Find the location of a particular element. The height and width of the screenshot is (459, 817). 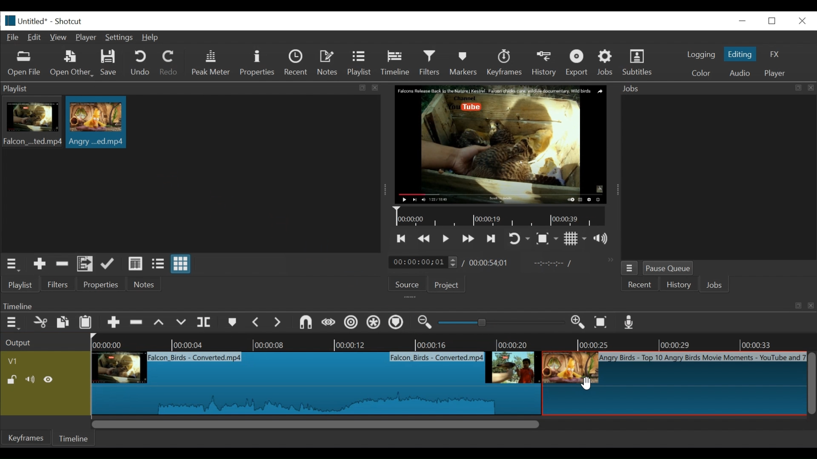

view as icons is located at coordinates (180, 264).